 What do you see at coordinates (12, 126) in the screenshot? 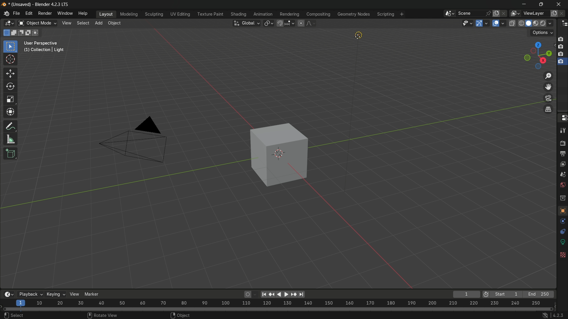
I see `annotate` at bounding box center [12, 126].